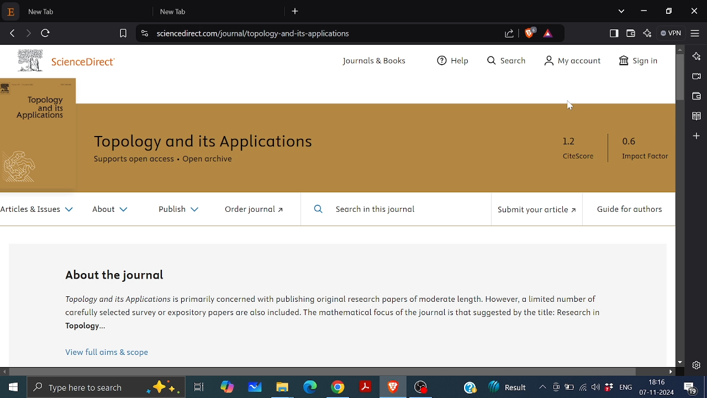 This screenshot has height=398, width=707. I want to click on Bookmark, so click(696, 117).